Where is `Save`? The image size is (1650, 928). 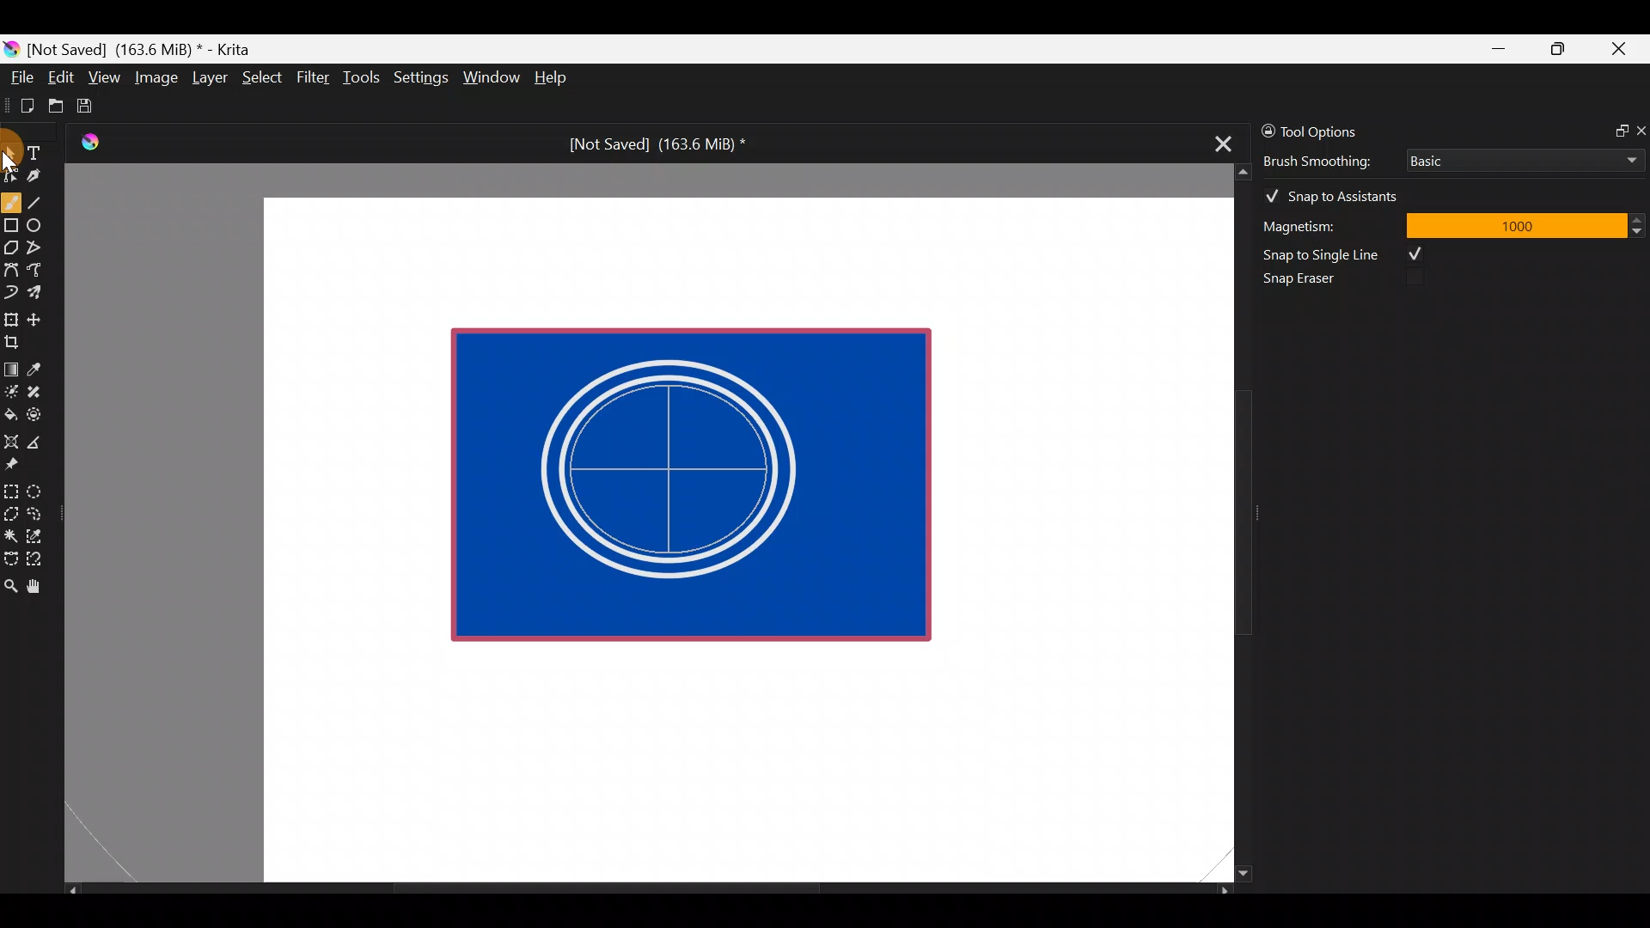
Save is located at coordinates (96, 106).